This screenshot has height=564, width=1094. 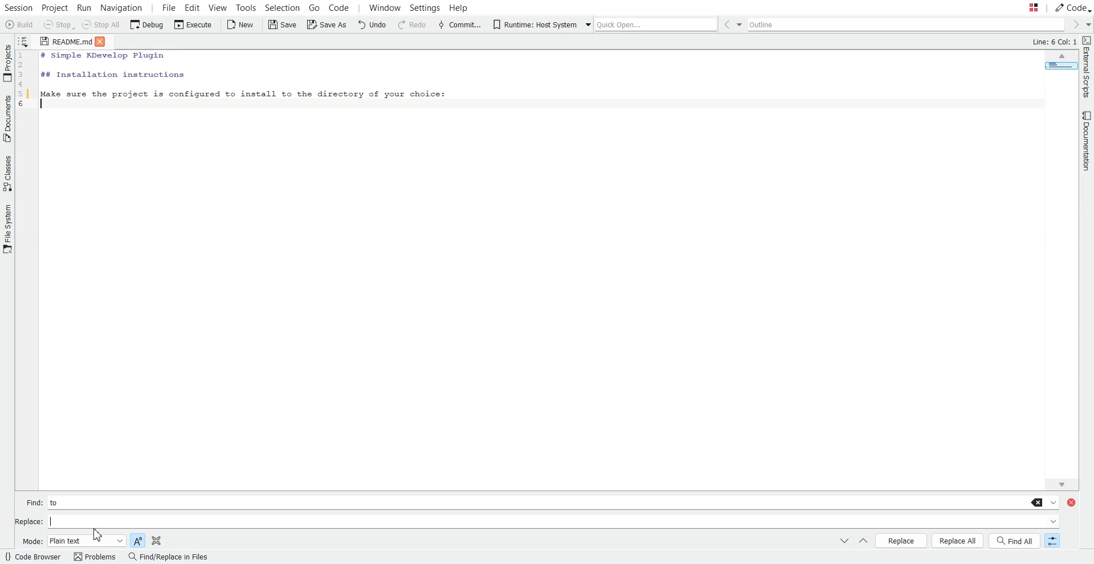 I want to click on Build, so click(x=19, y=24).